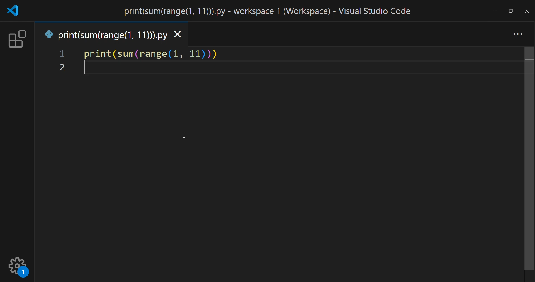 This screenshot has height=282, width=535. I want to click on VSCode logo, so click(13, 11).